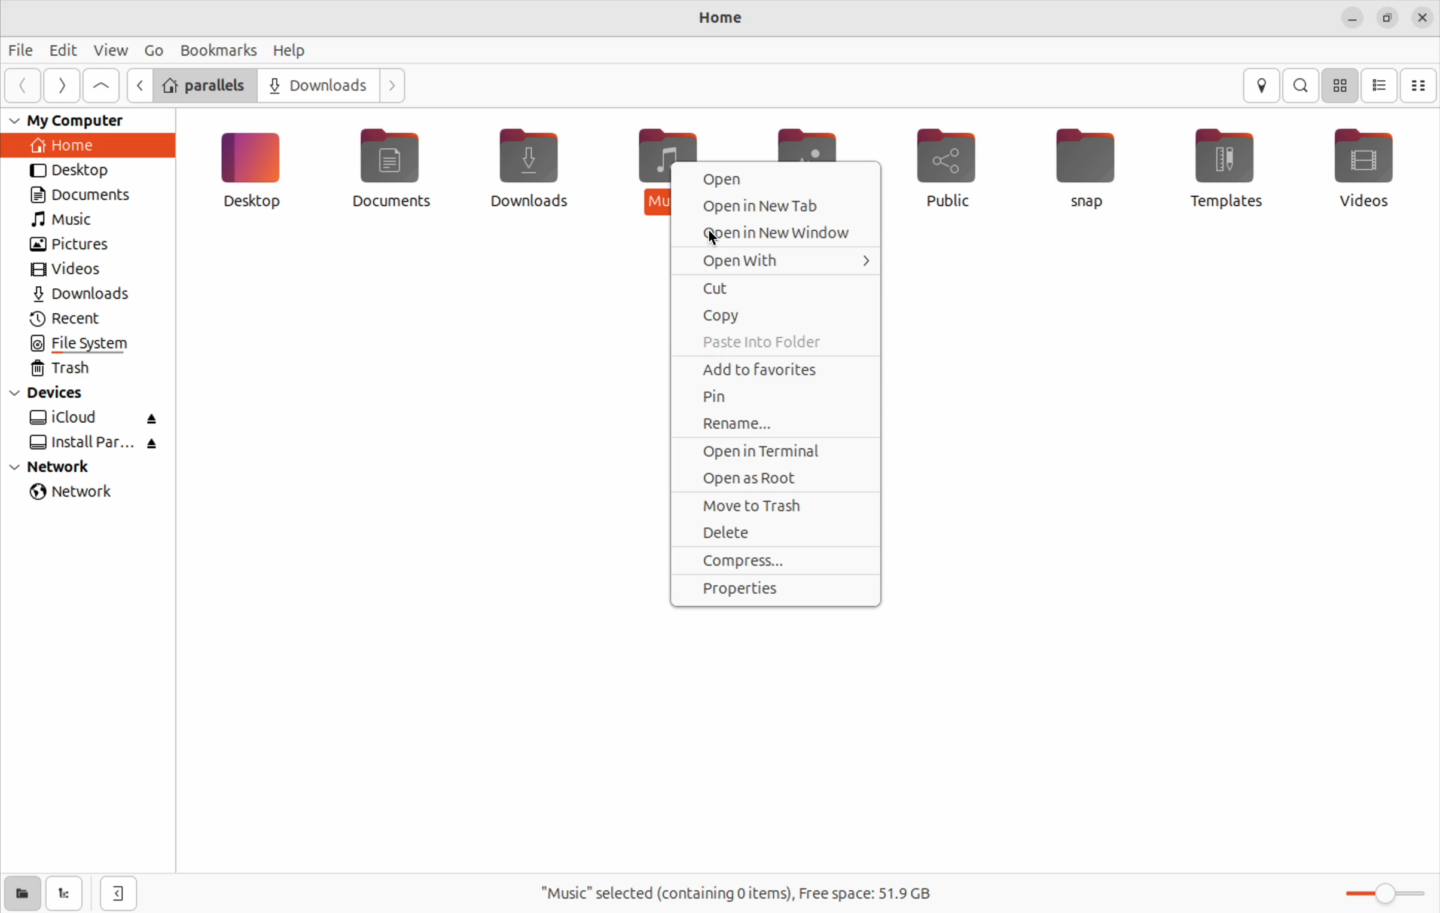 Image resolution: width=1440 pixels, height=913 pixels. I want to click on Pictures, so click(814, 138).